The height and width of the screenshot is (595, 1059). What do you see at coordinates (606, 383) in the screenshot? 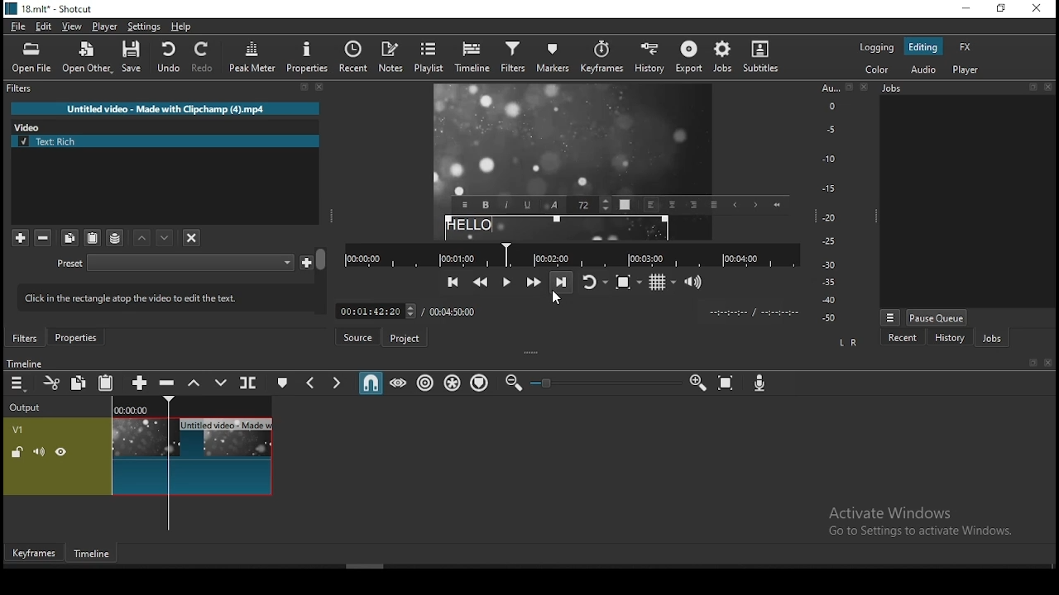
I see `Zoom Slider` at bounding box center [606, 383].